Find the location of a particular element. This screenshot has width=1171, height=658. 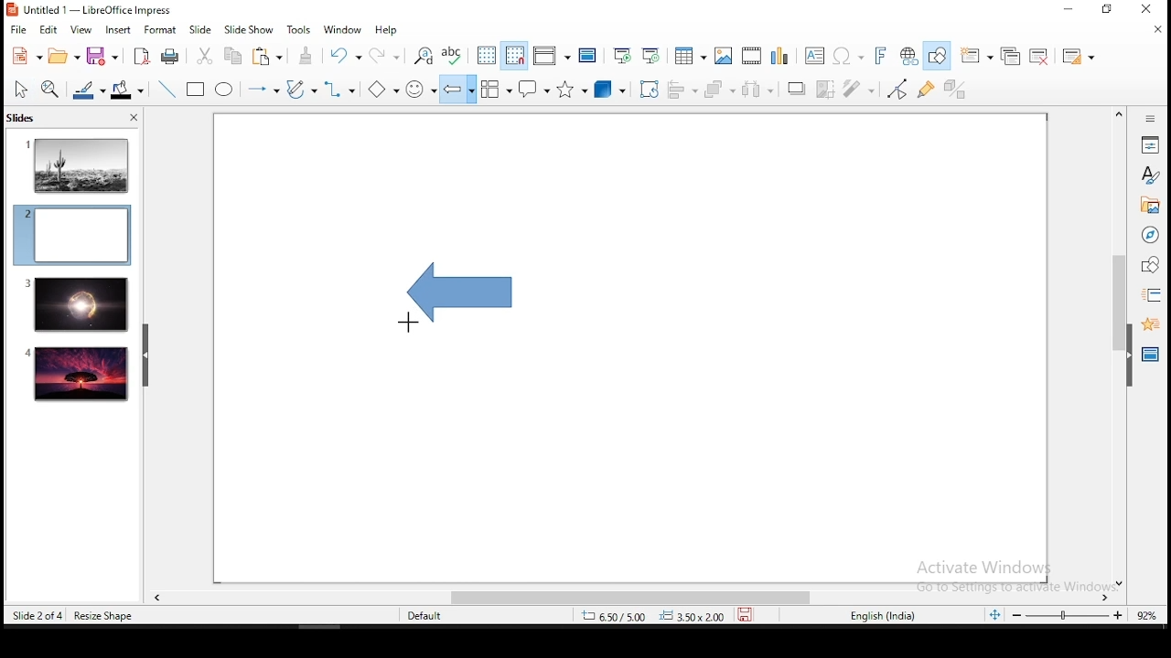

slides is located at coordinates (24, 117).